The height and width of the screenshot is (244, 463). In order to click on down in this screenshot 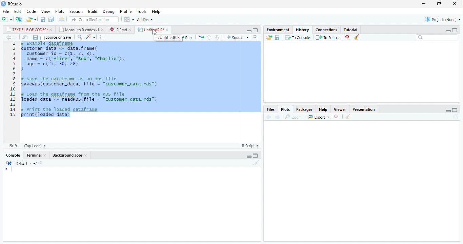, I will do `click(217, 38)`.